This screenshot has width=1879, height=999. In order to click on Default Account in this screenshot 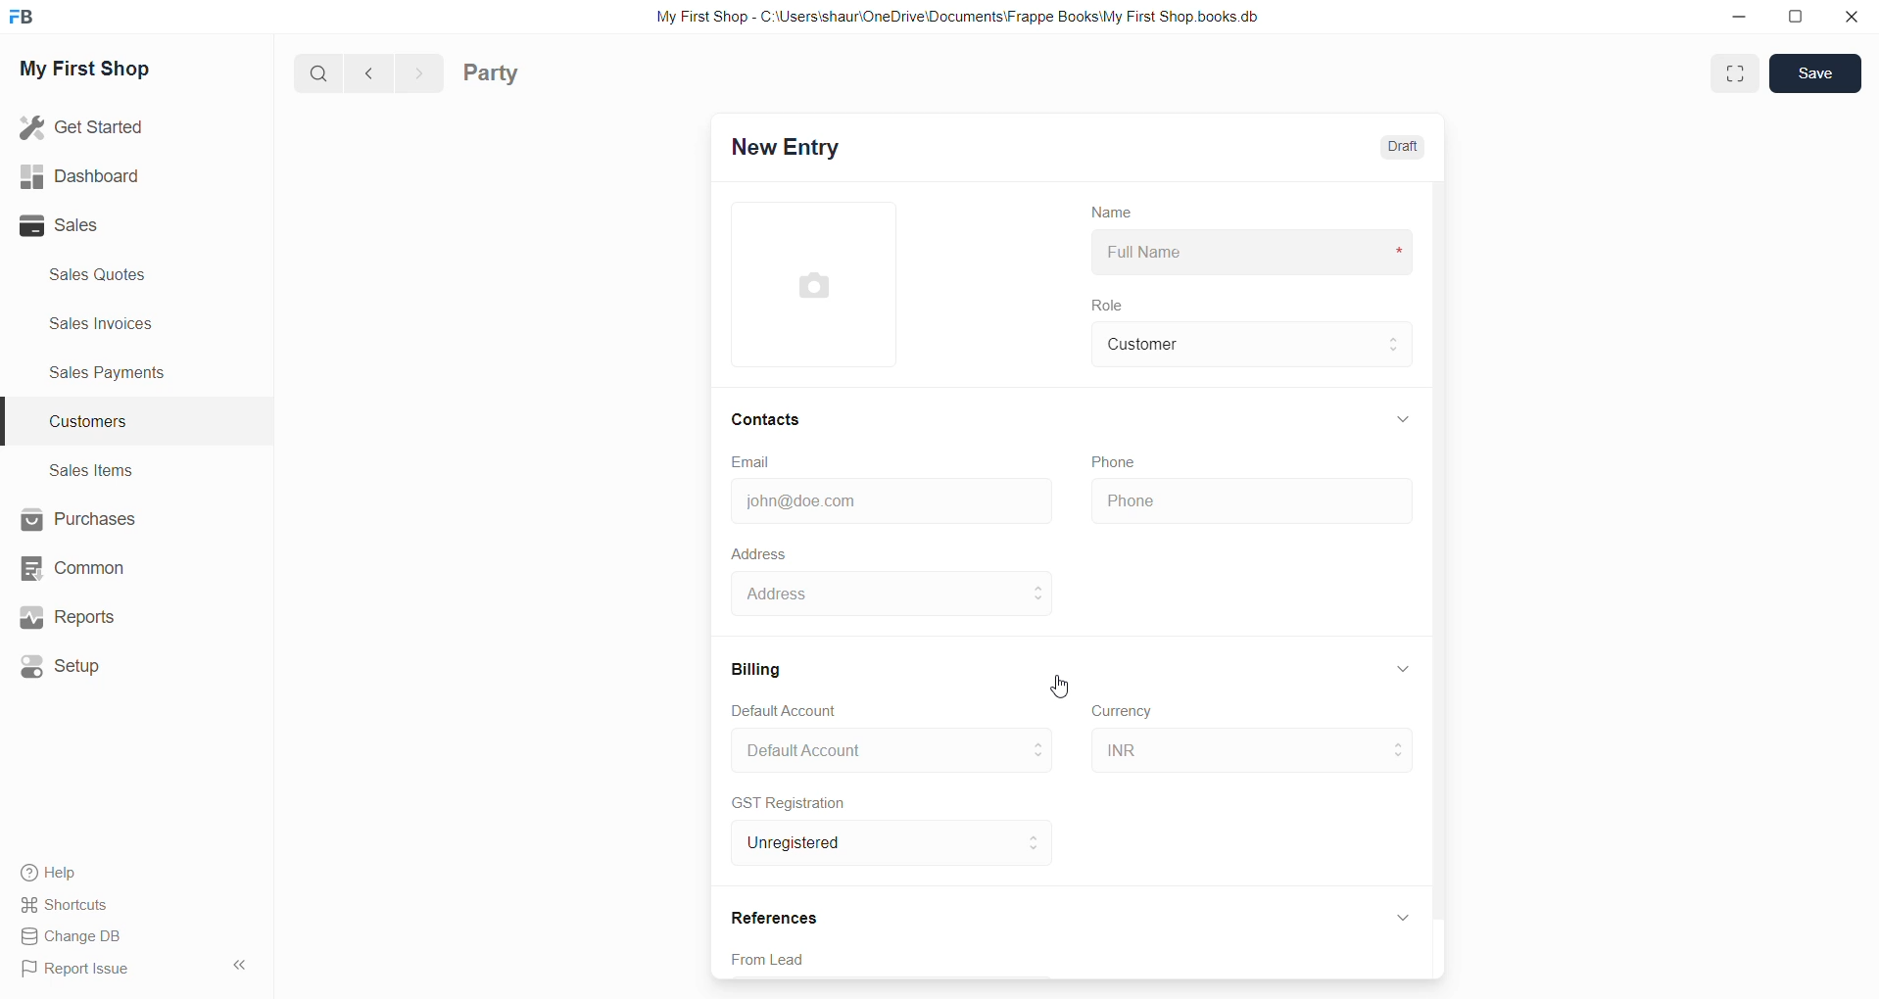, I will do `click(799, 708)`.